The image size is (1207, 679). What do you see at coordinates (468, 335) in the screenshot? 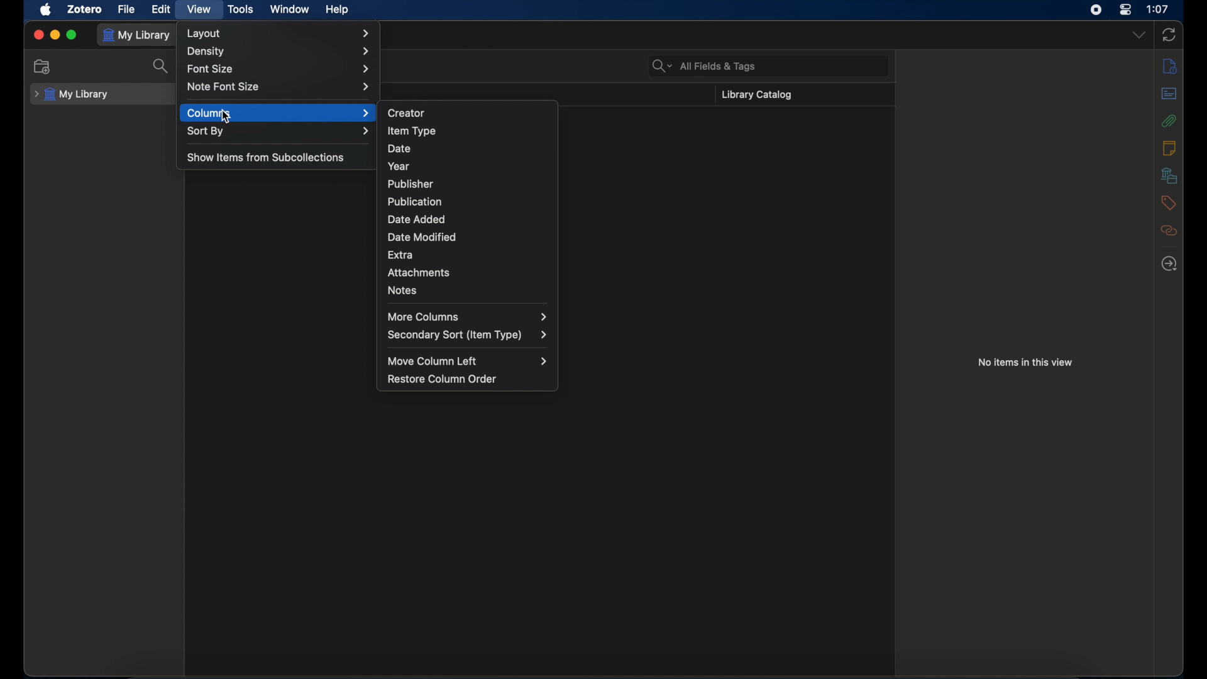
I see `secondary sort` at bounding box center [468, 335].